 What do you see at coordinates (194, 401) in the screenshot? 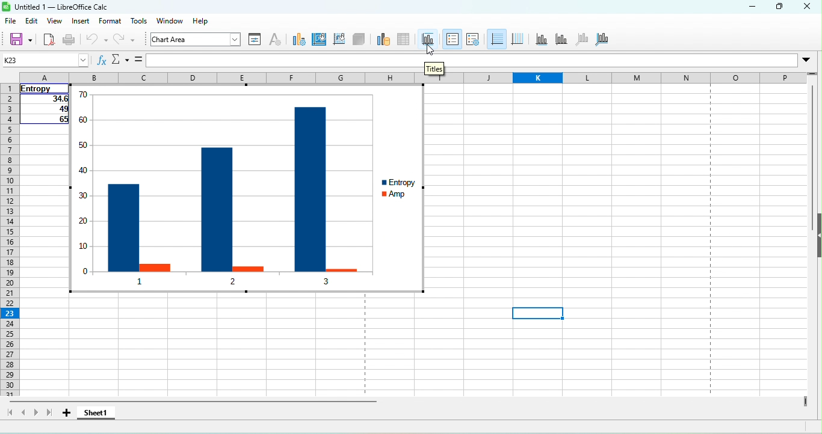
I see `horizontal scroll bar` at bounding box center [194, 401].